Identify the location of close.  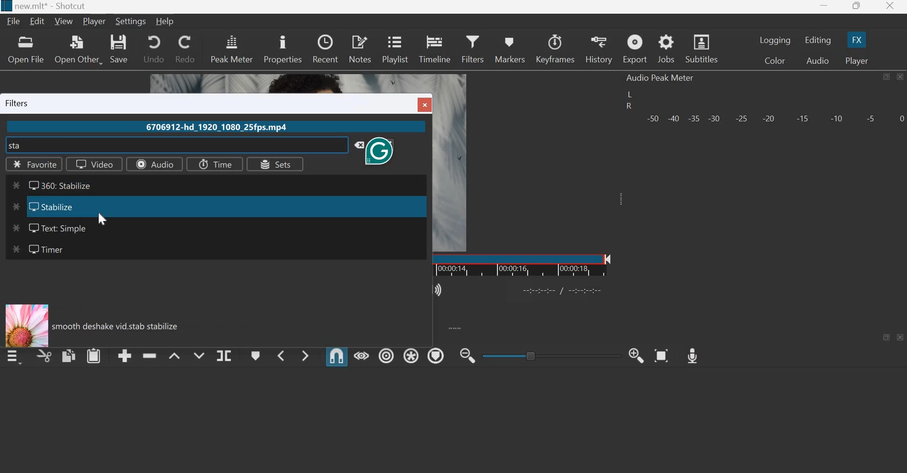
(900, 337).